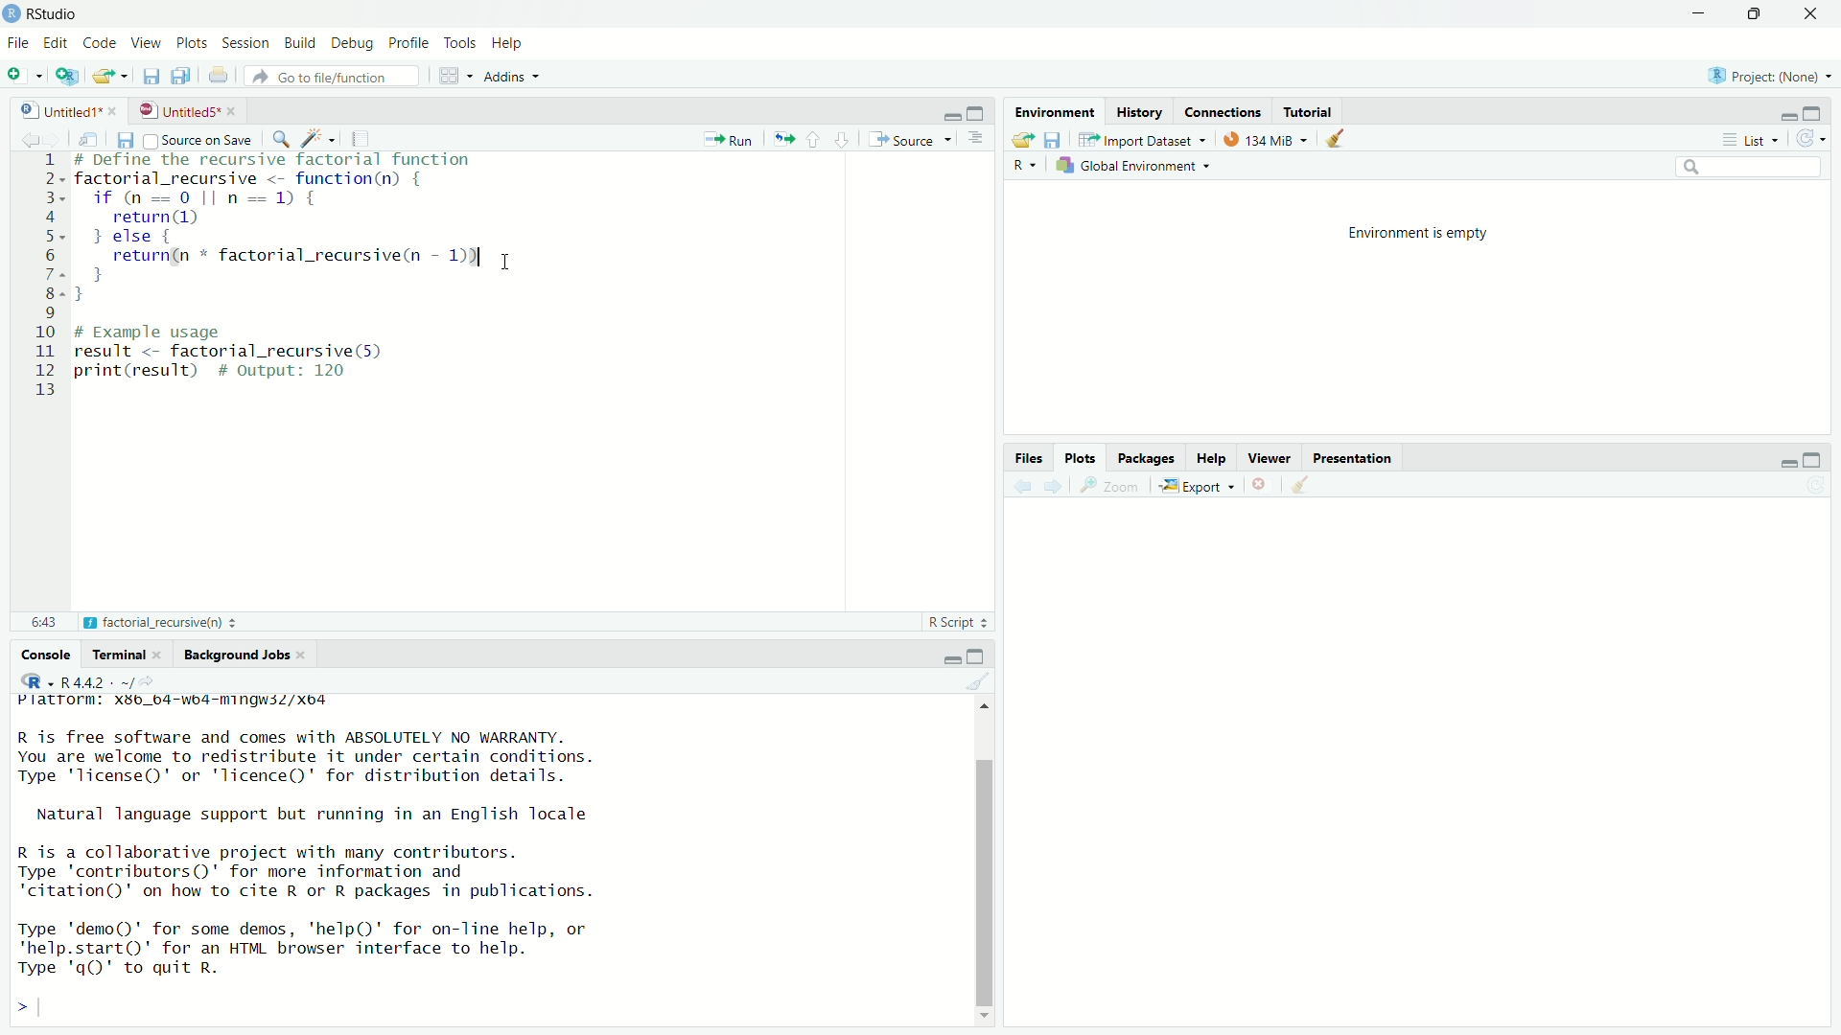 Image resolution: width=1841 pixels, height=1035 pixels. I want to click on Tools, so click(455, 43).